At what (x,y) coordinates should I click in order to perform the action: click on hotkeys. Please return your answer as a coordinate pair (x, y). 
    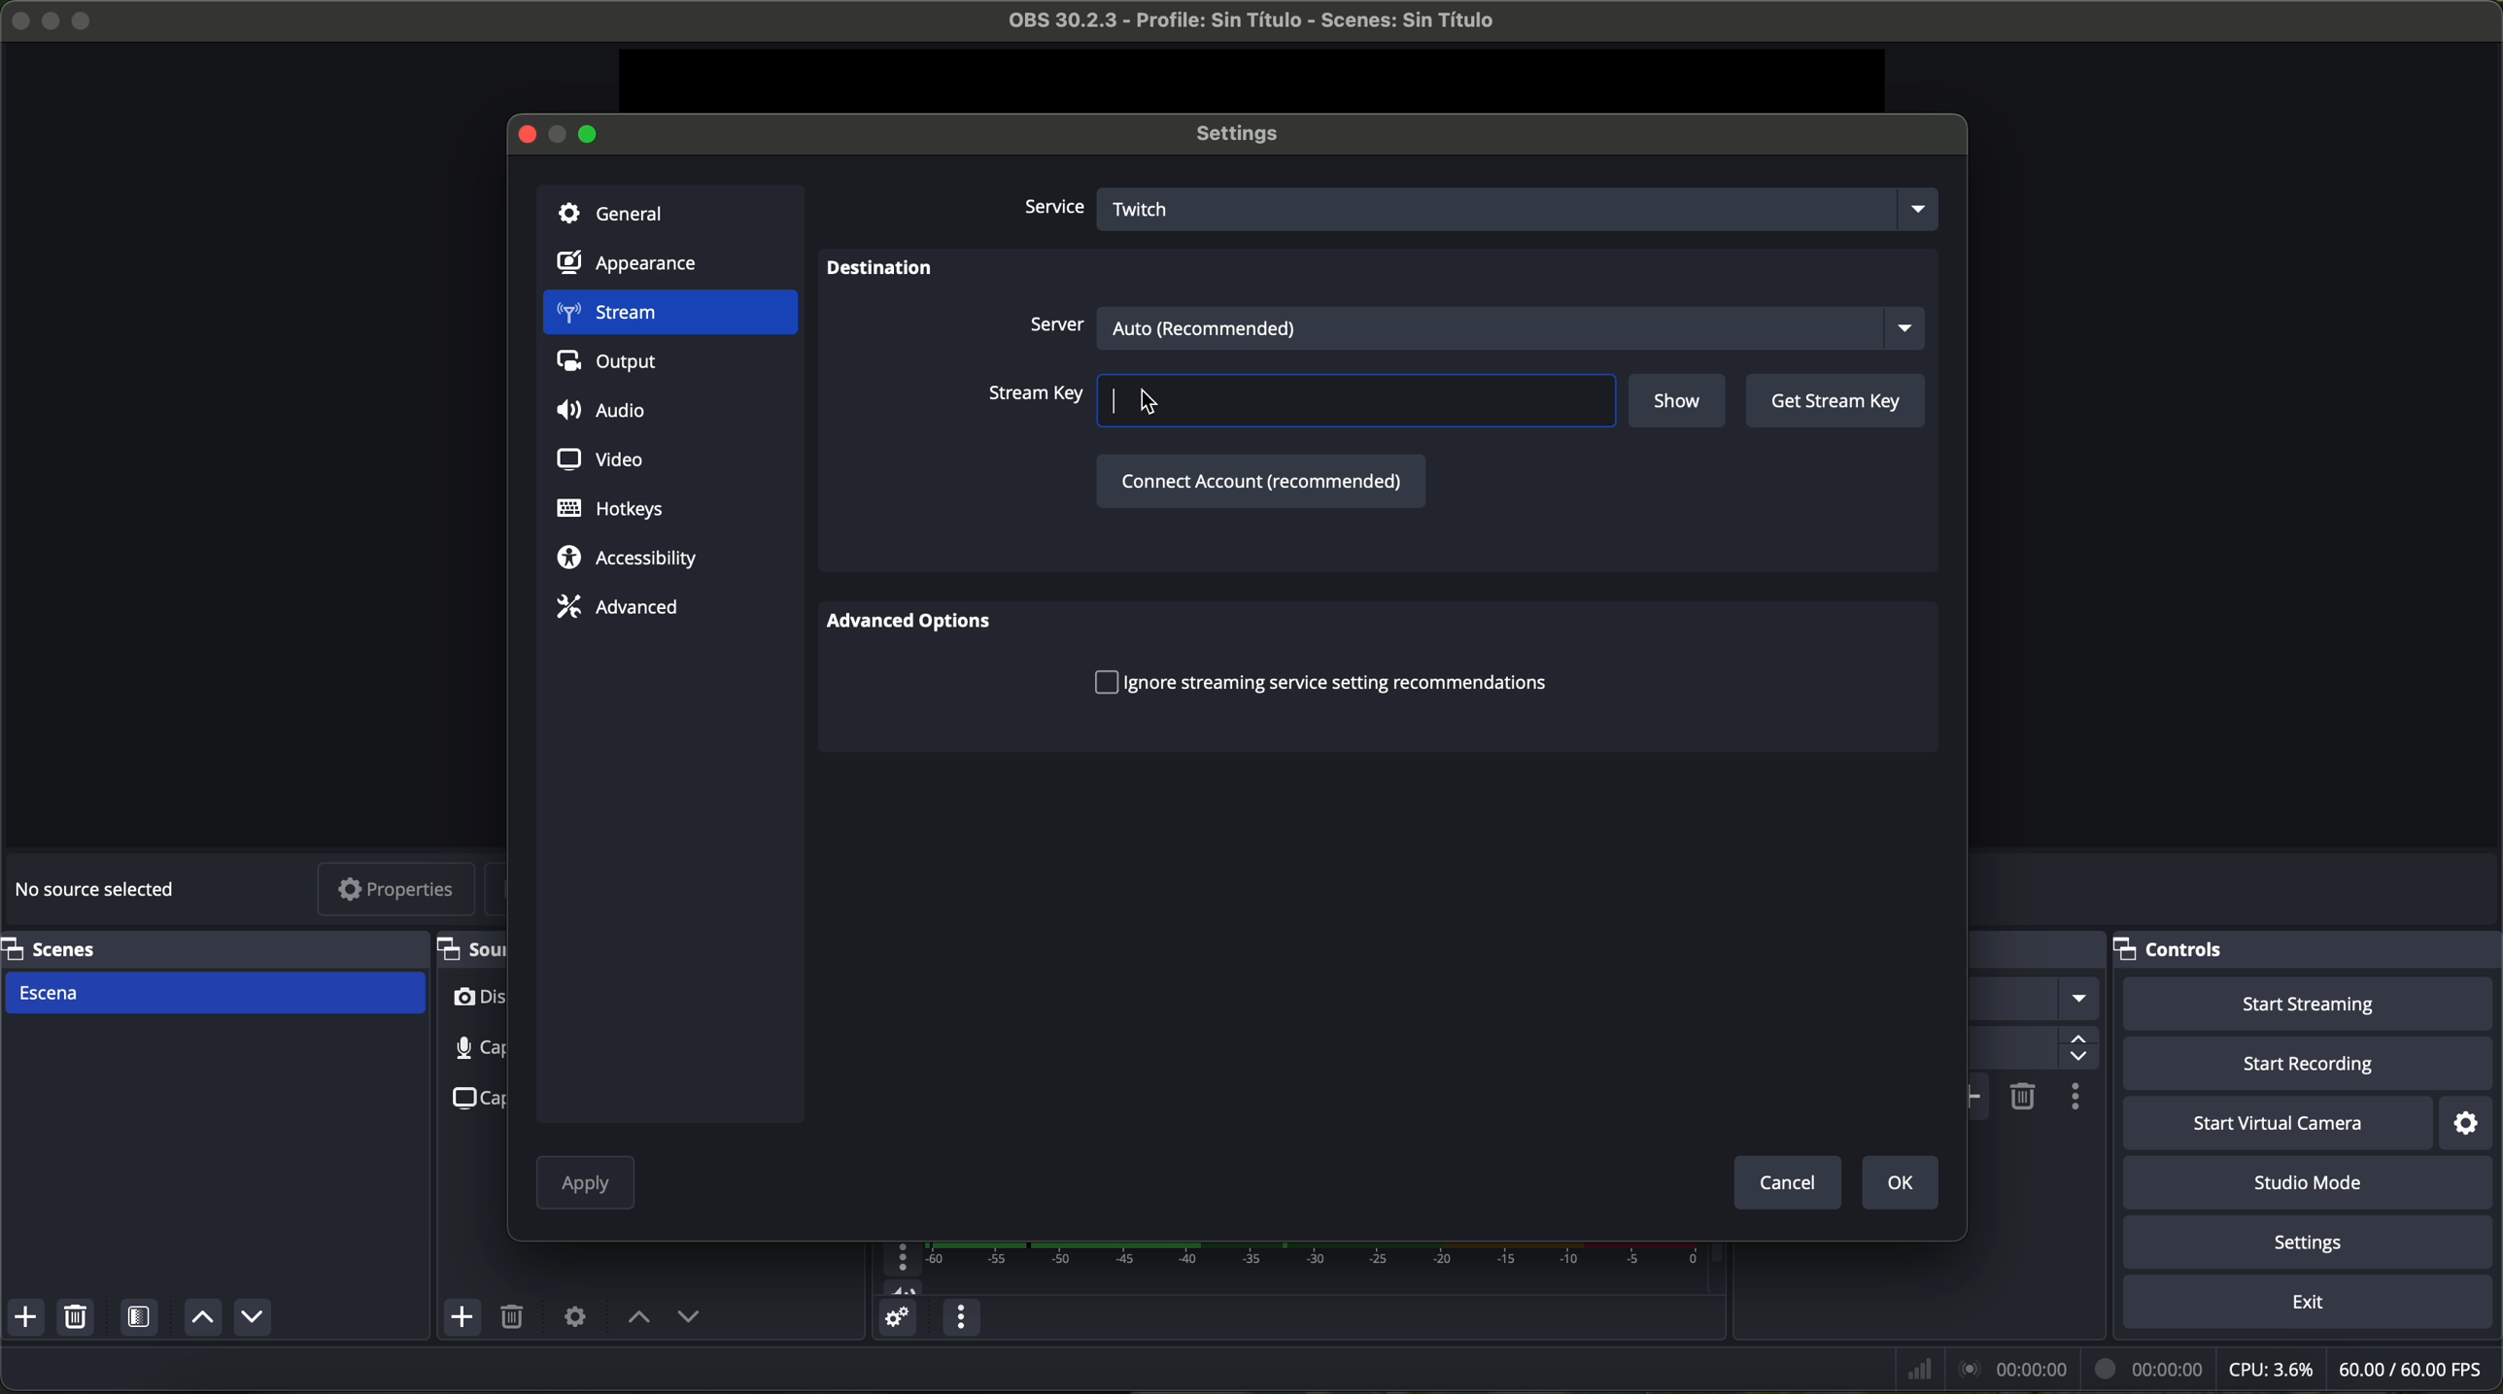
    Looking at the image, I should click on (611, 510).